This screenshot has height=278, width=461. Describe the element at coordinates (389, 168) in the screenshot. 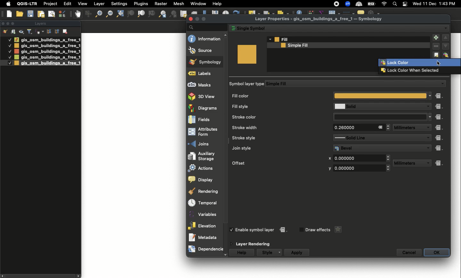

I see `Drop down` at that location.